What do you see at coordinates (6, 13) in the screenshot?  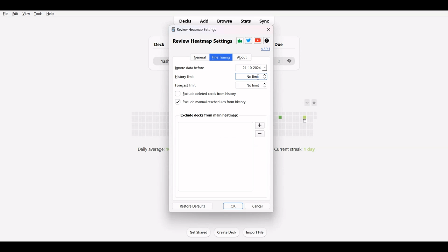 I see `File` at bounding box center [6, 13].